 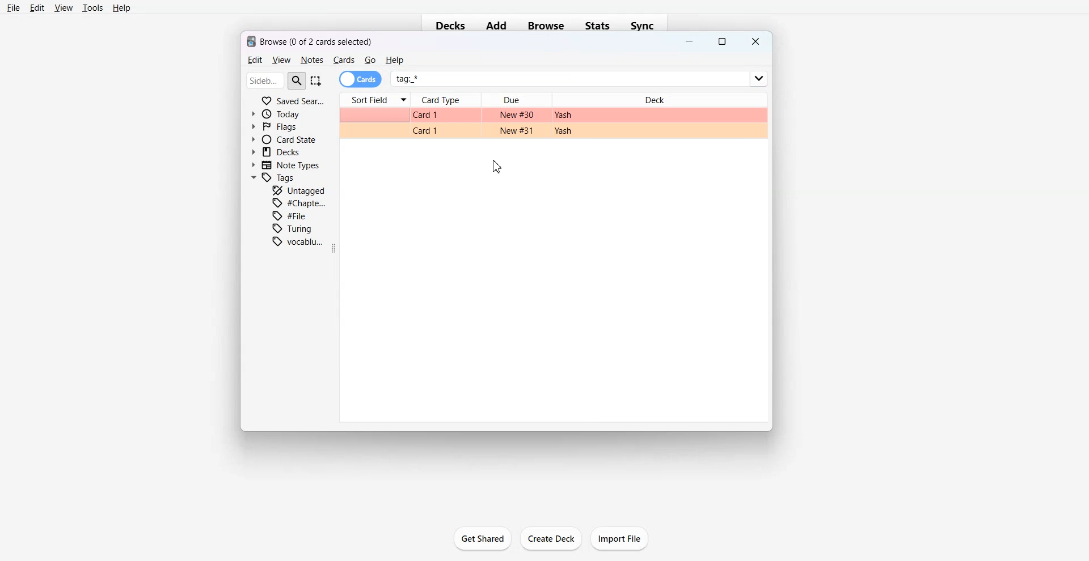 What do you see at coordinates (276, 80) in the screenshot?
I see `Search Bar` at bounding box center [276, 80].